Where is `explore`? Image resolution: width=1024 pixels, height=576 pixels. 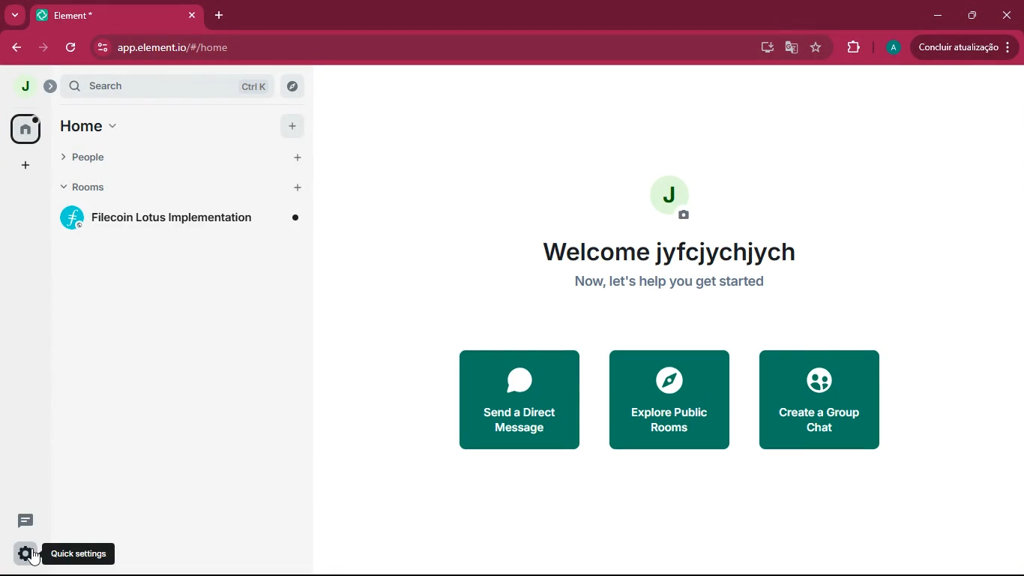
explore is located at coordinates (675, 406).